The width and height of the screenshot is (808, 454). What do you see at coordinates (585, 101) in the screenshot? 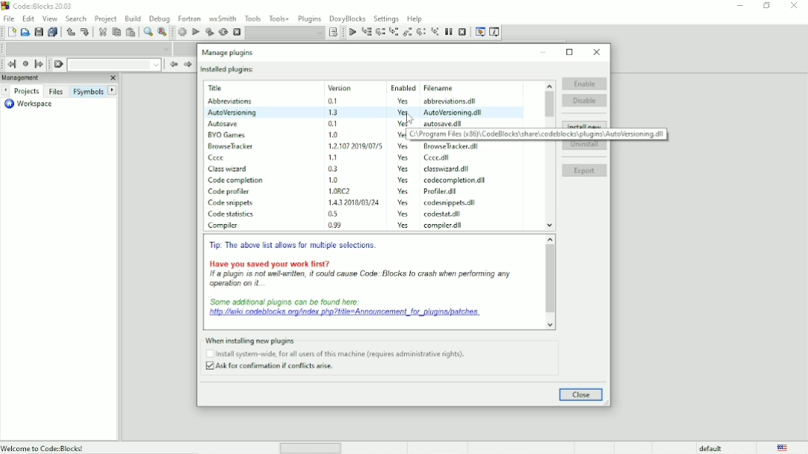
I see `Disable` at bounding box center [585, 101].